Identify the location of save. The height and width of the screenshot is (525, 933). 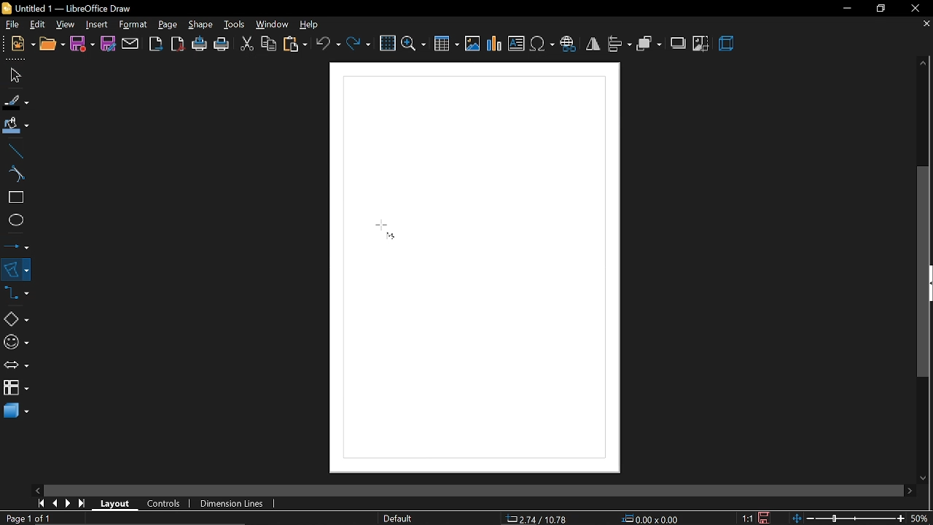
(768, 516).